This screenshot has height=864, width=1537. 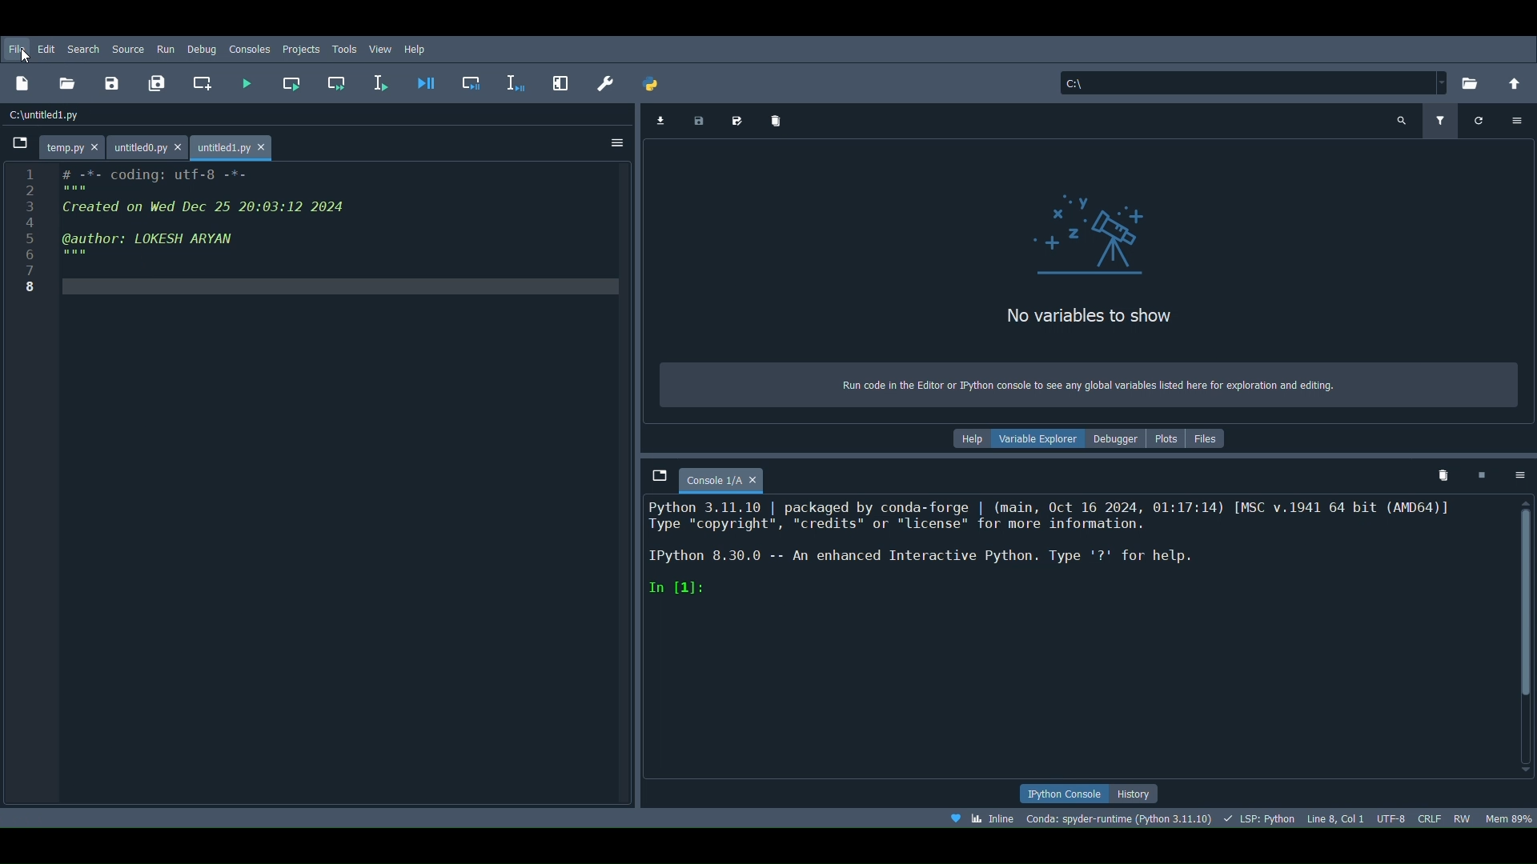 I want to click on File EOL Status, so click(x=1431, y=816).